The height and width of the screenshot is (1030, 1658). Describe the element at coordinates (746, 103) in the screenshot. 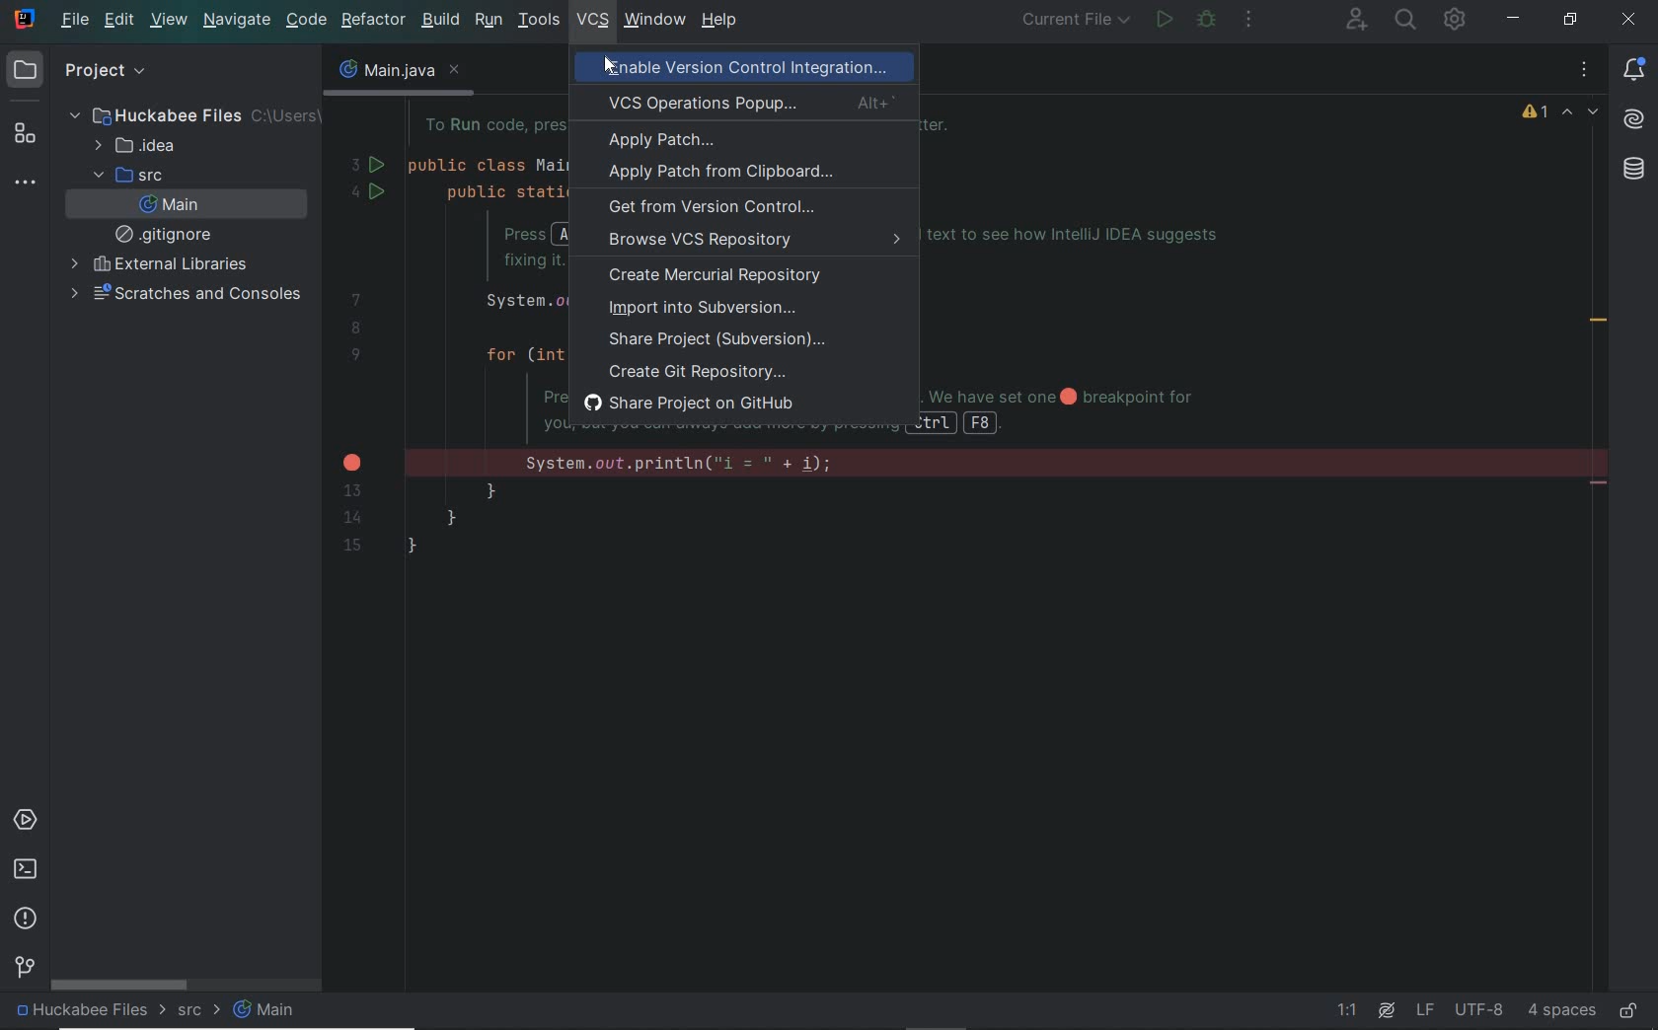

I see `vcs operations popup` at that location.